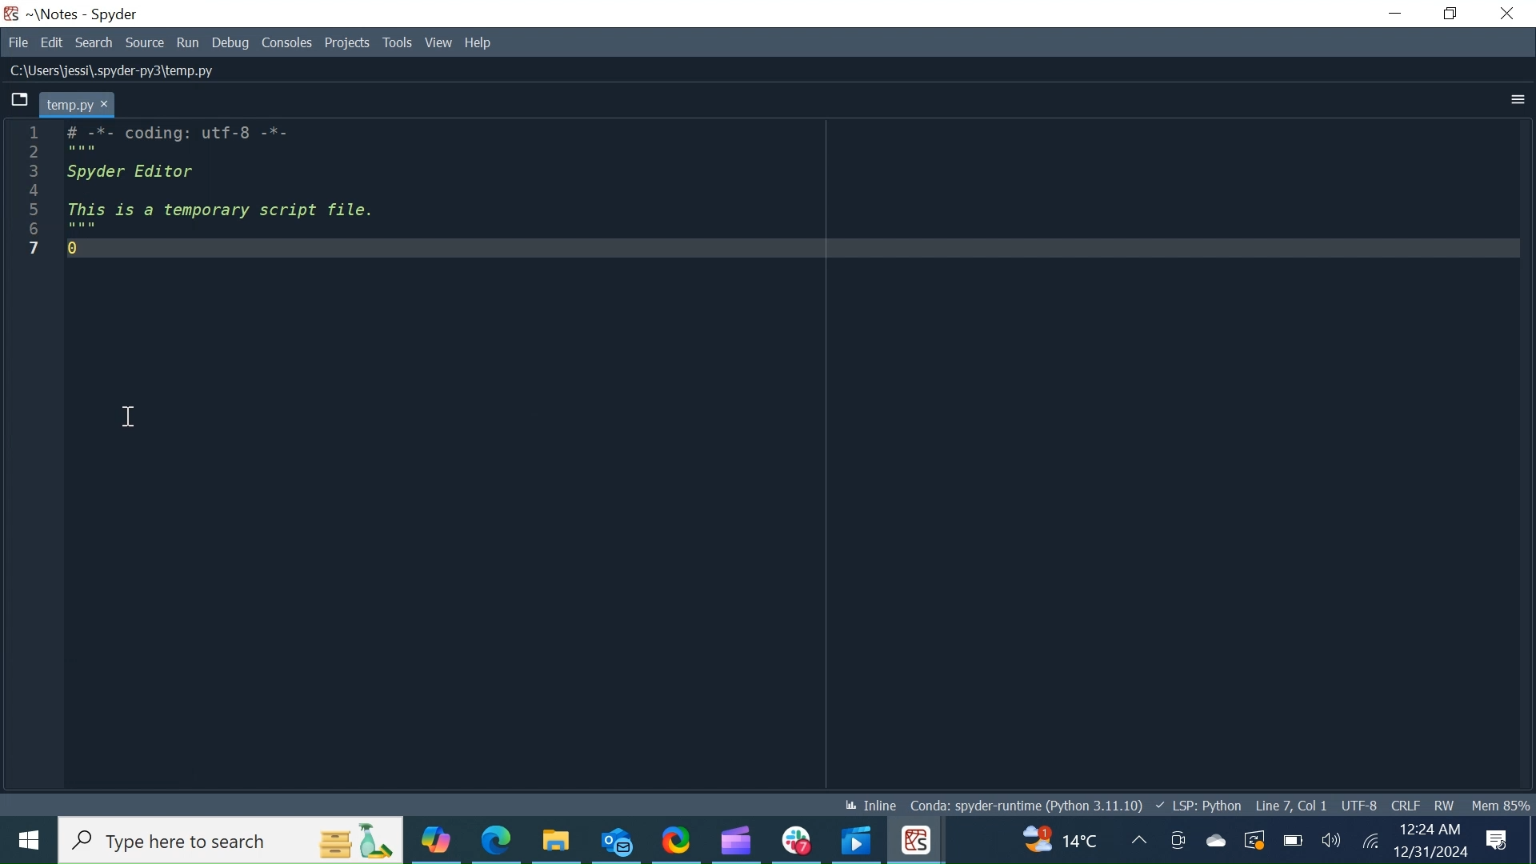 This screenshot has height=864, width=1536. I want to click on Conda: spyder runtime, so click(1030, 805).